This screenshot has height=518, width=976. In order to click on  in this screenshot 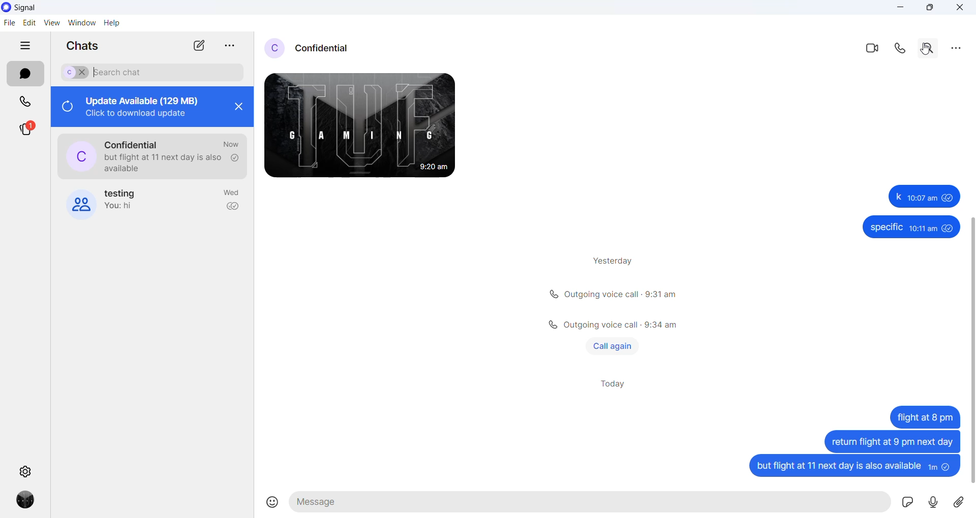, I will do `click(891, 441)`.